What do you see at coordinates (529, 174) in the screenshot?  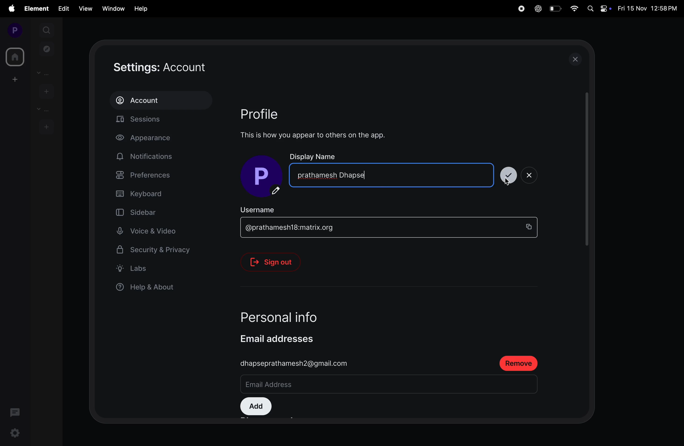 I see `close` at bounding box center [529, 174].